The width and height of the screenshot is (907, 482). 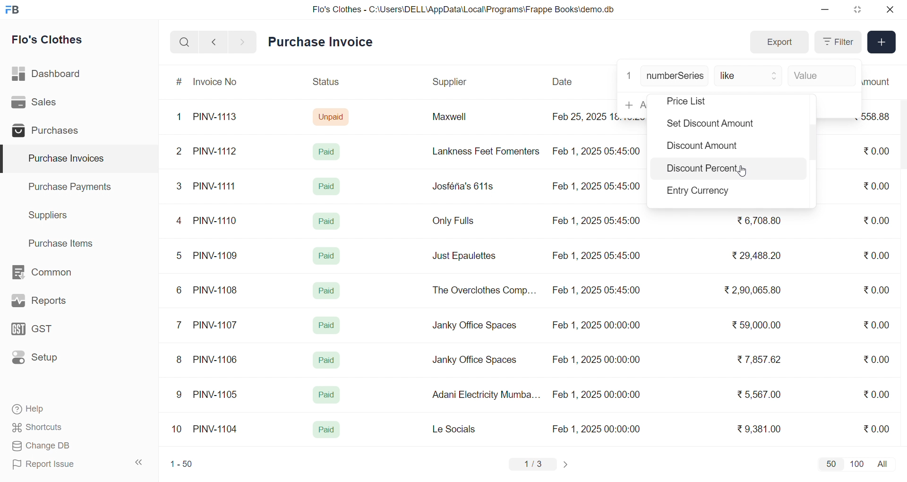 I want to click on Just Epaulettes, so click(x=468, y=256).